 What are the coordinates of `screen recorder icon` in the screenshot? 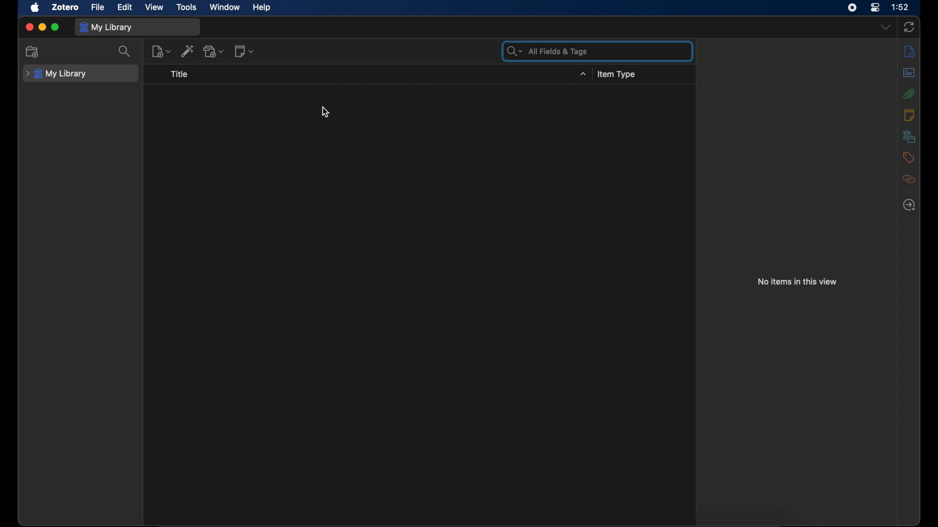 It's located at (851, 8).